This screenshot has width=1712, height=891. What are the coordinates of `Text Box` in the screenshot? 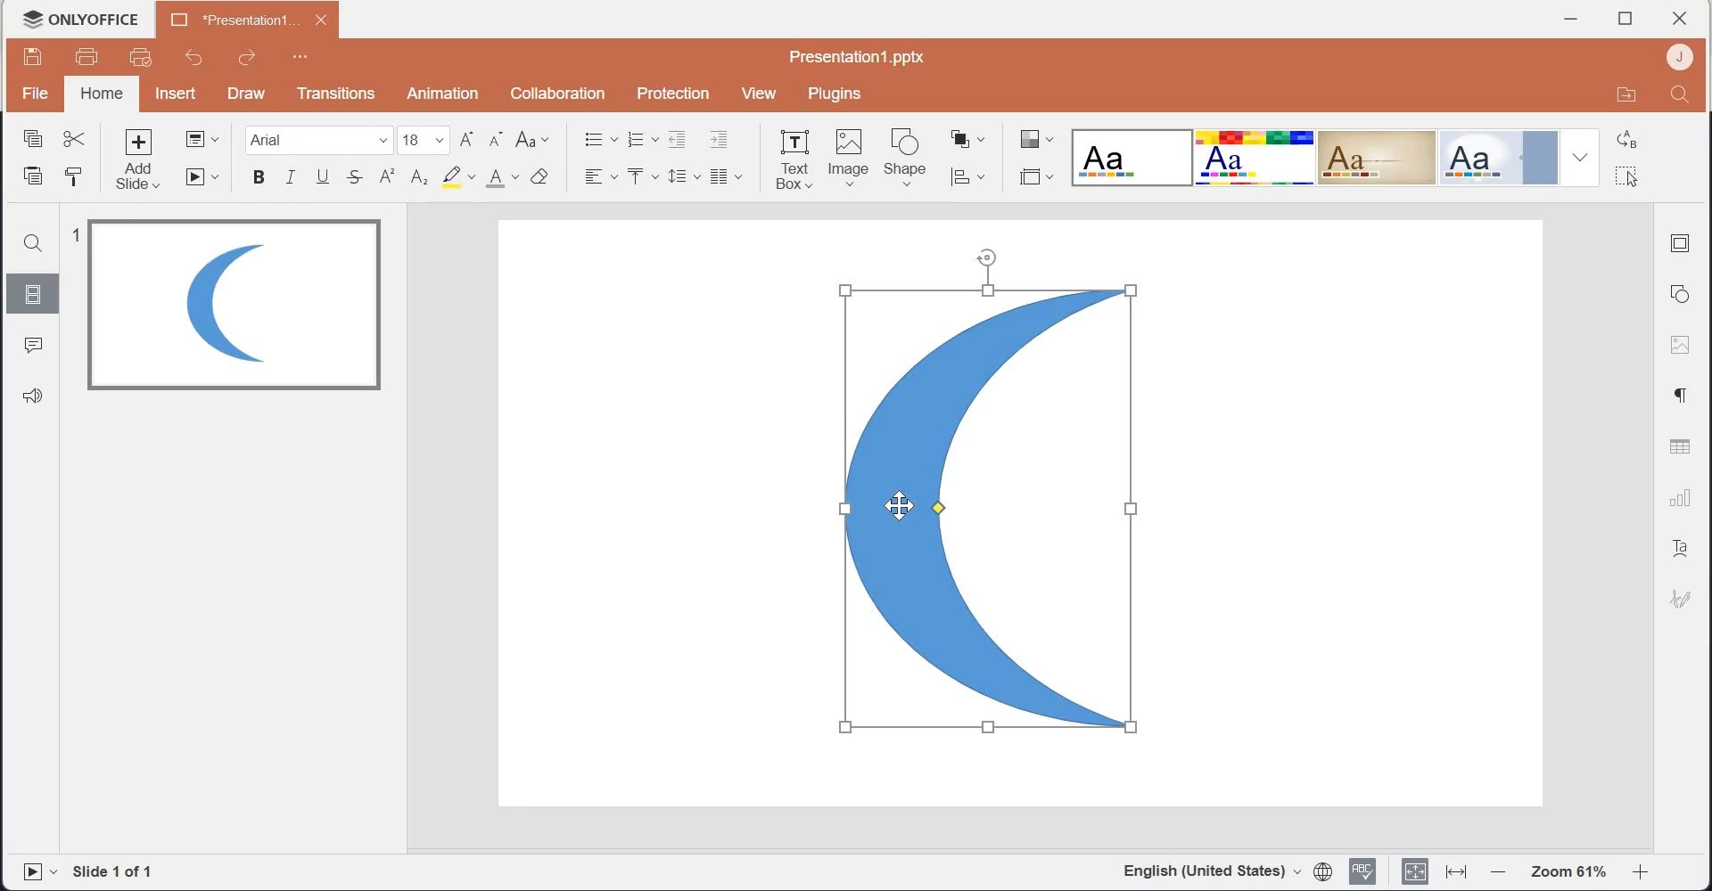 It's located at (793, 157).